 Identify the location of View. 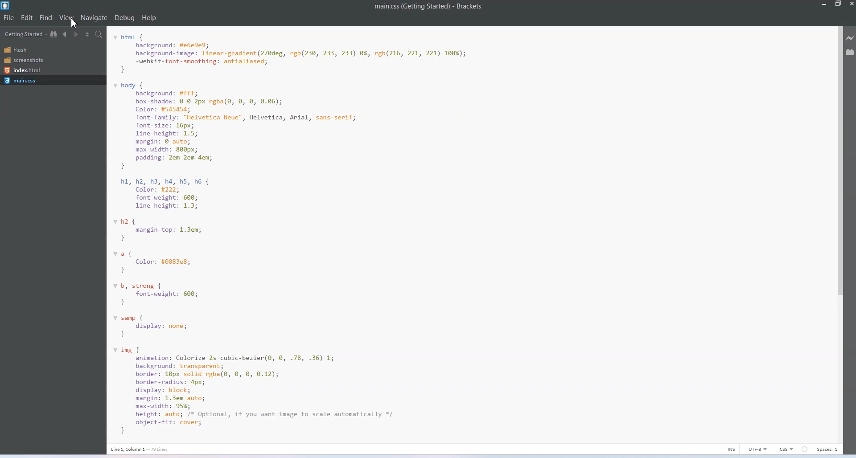
(67, 17).